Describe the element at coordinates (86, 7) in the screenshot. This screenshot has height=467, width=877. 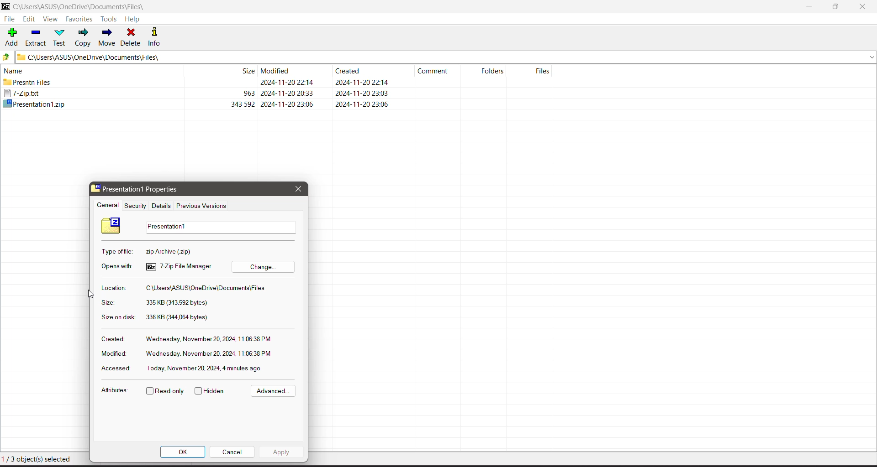
I see `Current Folder Path` at that location.